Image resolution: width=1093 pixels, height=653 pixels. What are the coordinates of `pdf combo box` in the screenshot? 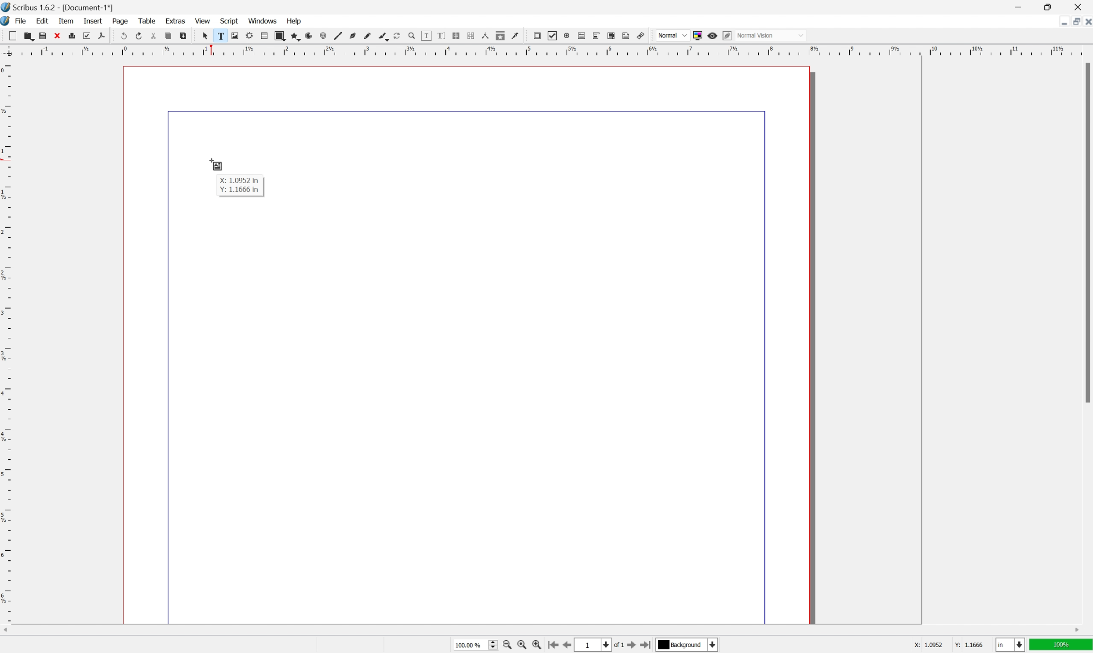 It's located at (596, 35).